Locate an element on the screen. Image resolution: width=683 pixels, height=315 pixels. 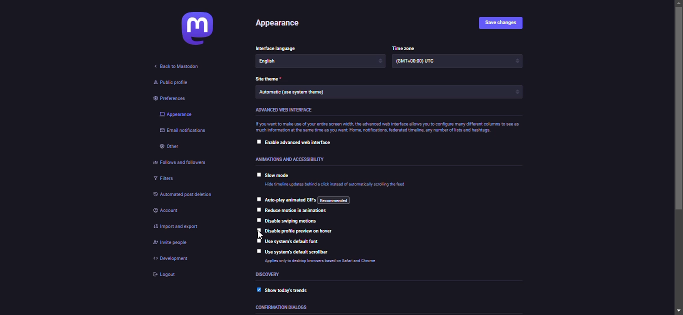
reduce motion in animations is located at coordinates (298, 211).